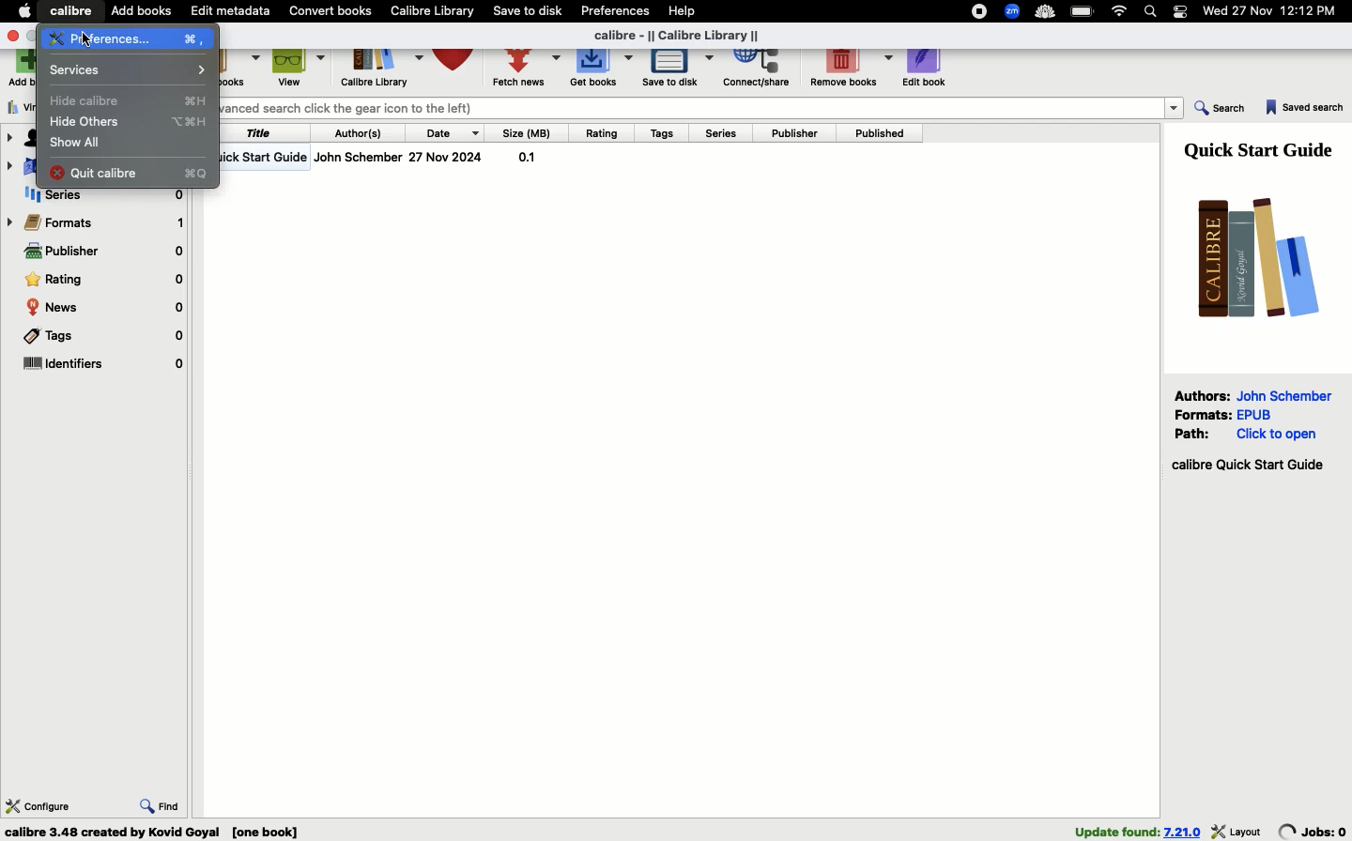 The image size is (1352, 841). Describe the element at coordinates (880, 134) in the screenshot. I see `Published` at that location.